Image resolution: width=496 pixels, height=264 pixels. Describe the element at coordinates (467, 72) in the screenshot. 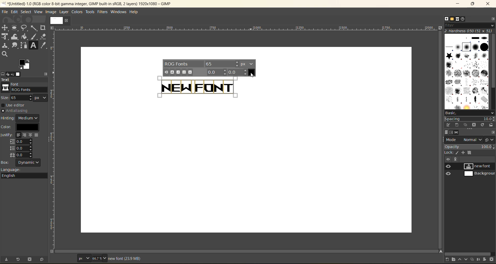

I see `brushes` at that location.